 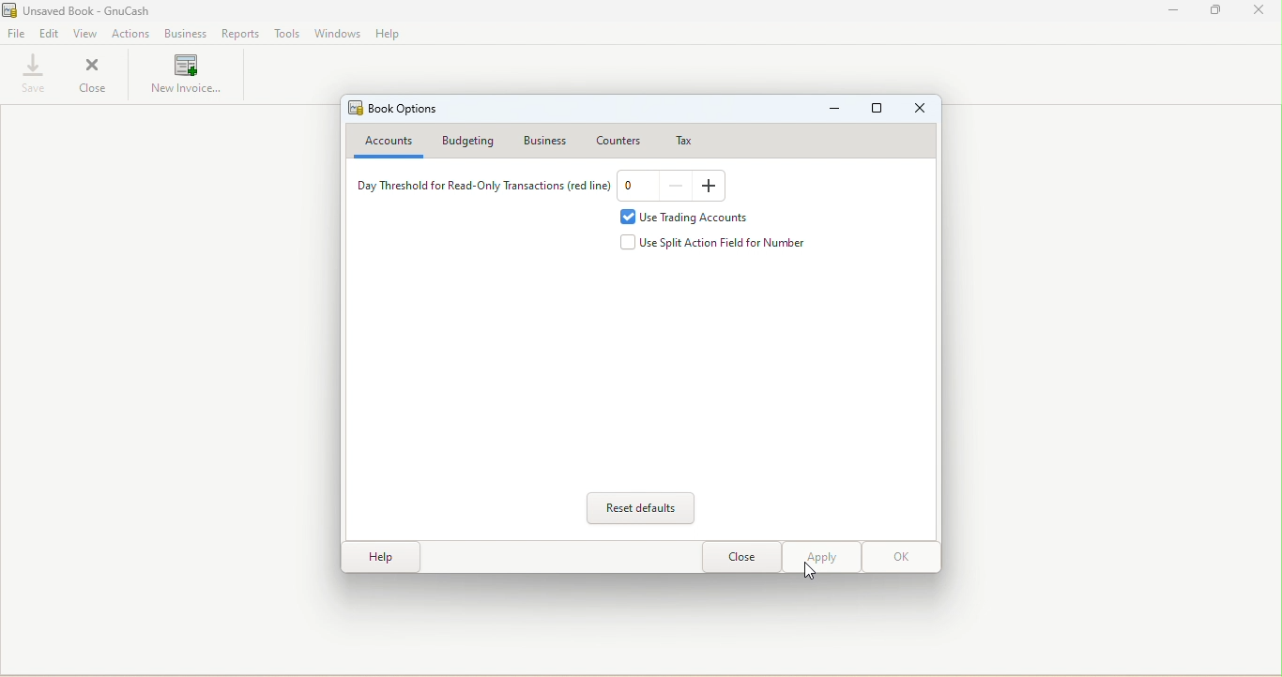 What do you see at coordinates (132, 34) in the screenshot?
I see `Actions` at bounding box center [132, 34].